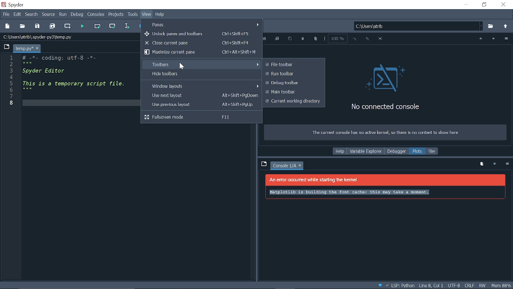 This screenshot has height=289, width=513. Describe the element at coordinates (315, 39) in the screenshot. I see `Remove all plots` at that location.